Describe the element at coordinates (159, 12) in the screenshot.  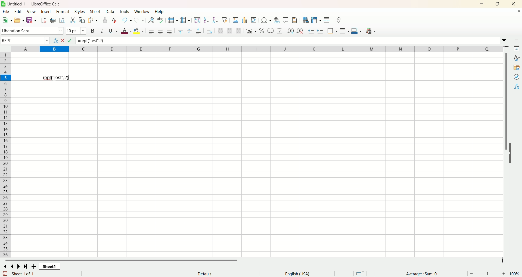
I see `help` at that location.